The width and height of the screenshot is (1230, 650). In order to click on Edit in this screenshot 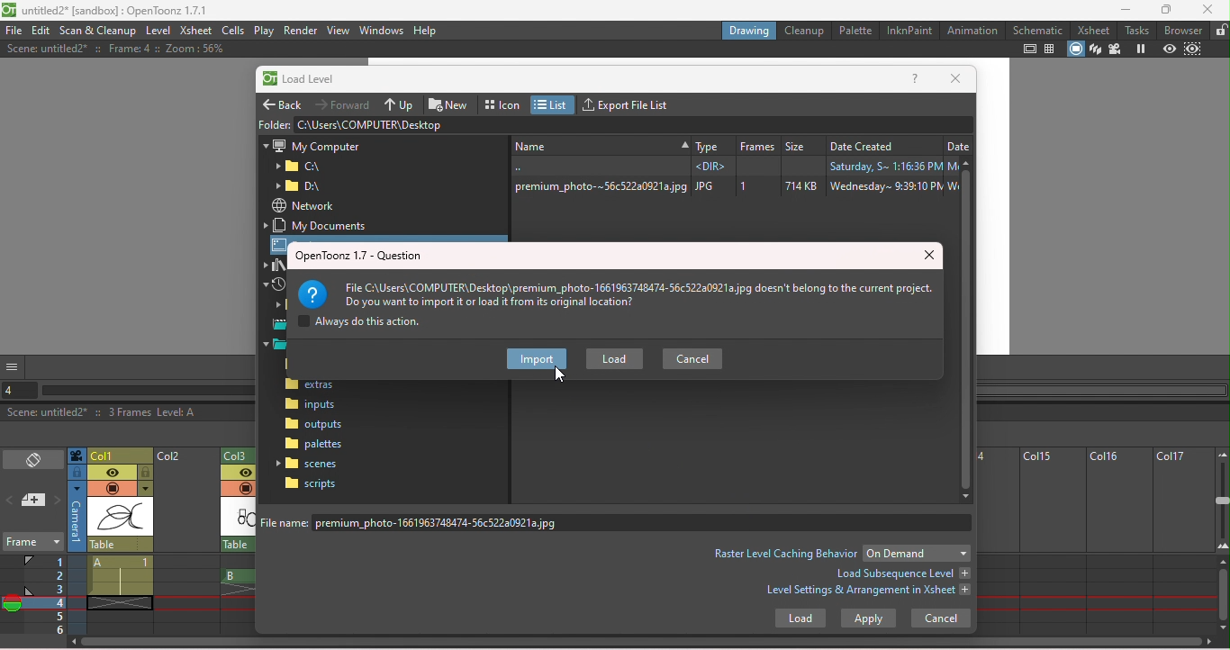, I will do `click(42, 31)`.